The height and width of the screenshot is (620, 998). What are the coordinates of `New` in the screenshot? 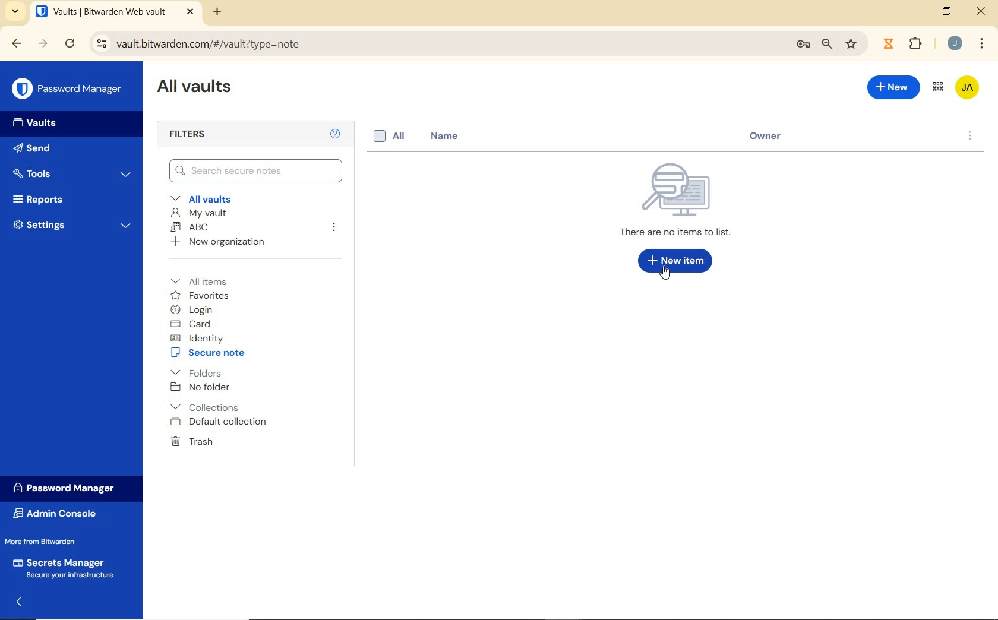 It's located at (894, 90).